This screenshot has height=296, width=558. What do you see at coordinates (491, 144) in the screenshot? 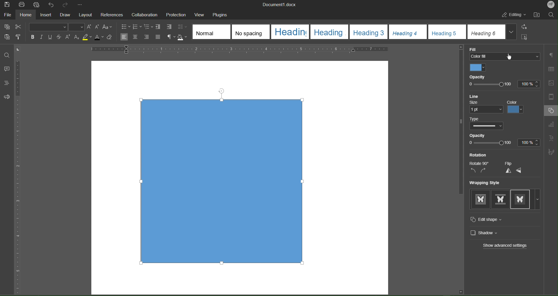
I see `0 100` at bounding box center [491, 144].